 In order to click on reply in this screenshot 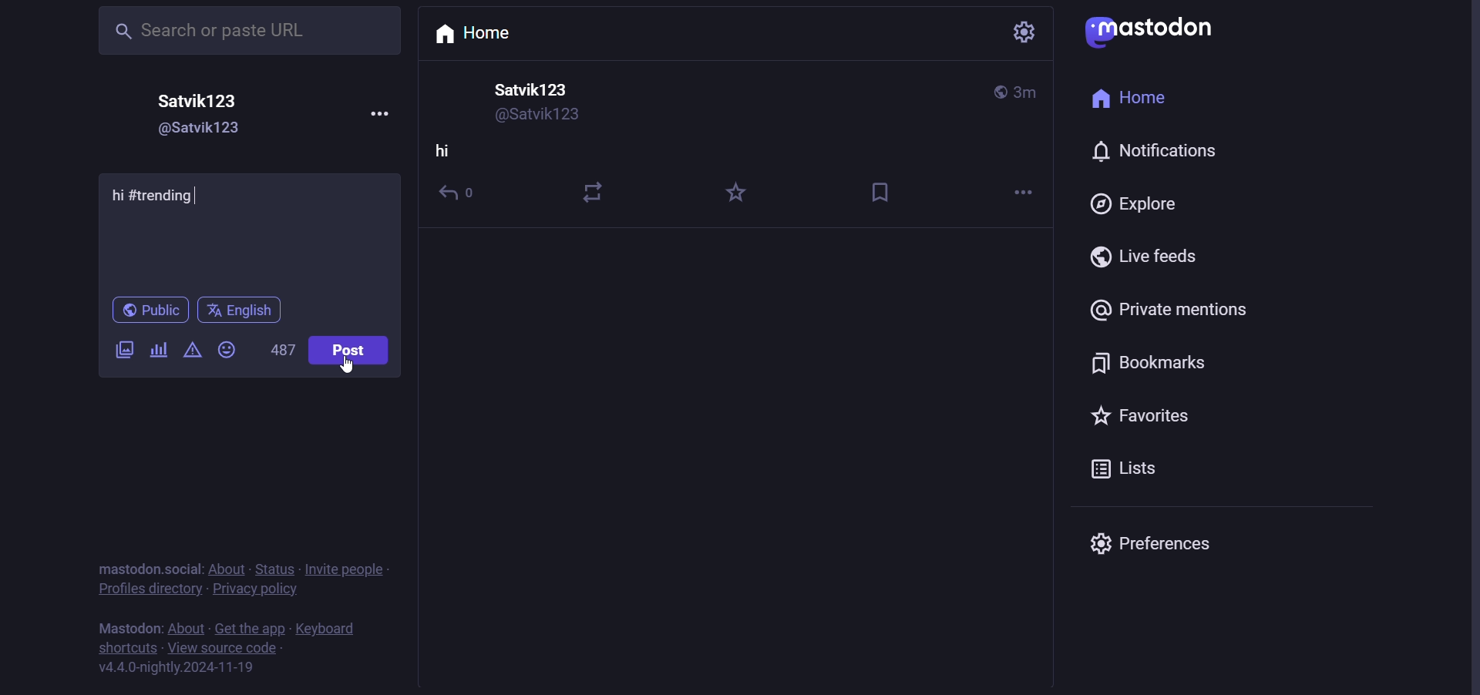, I will do `click(462, 197)`.